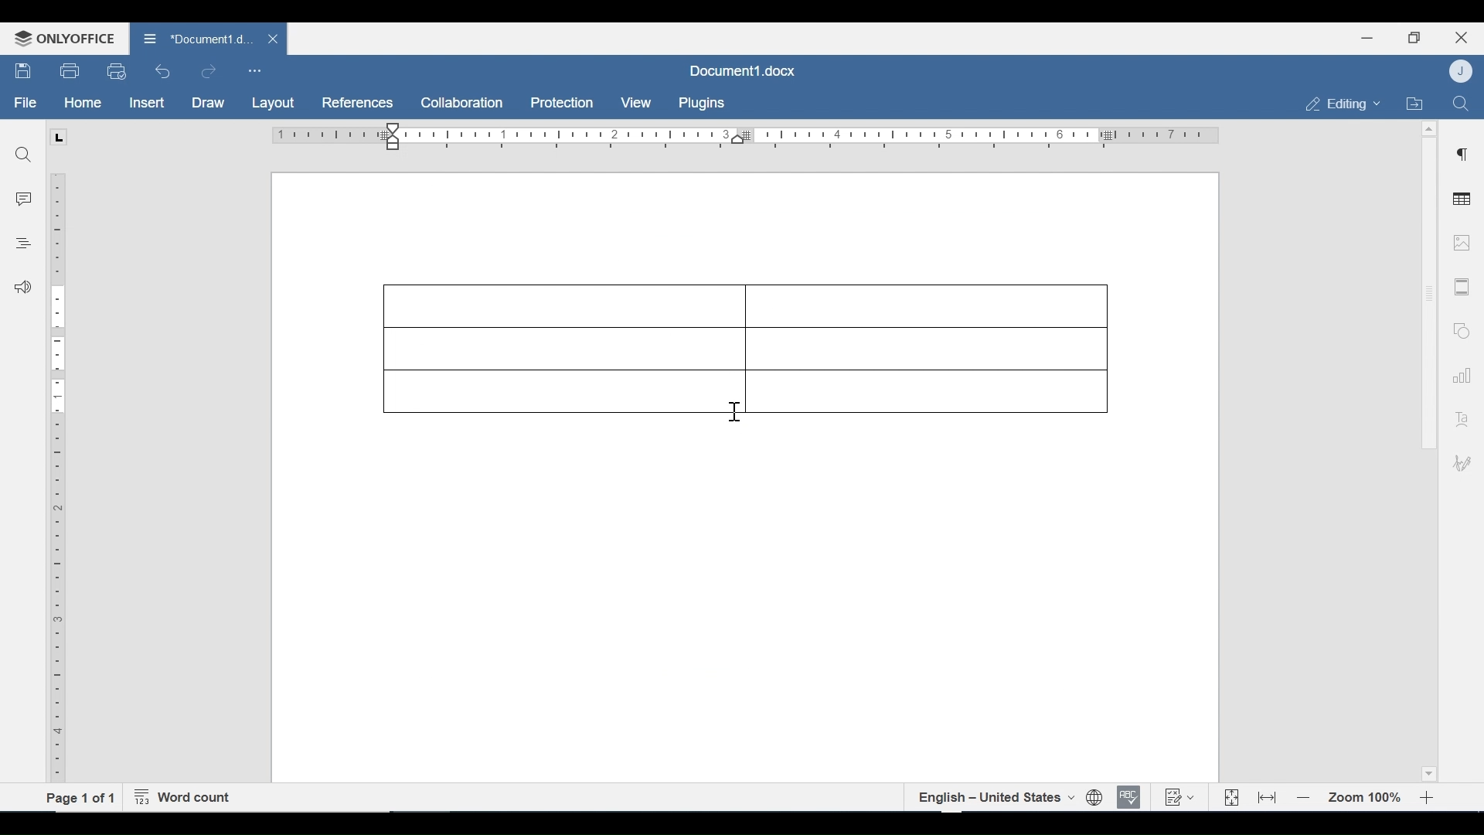 The image size is (1484, 835). I want to click on Save, so click(24, 71).